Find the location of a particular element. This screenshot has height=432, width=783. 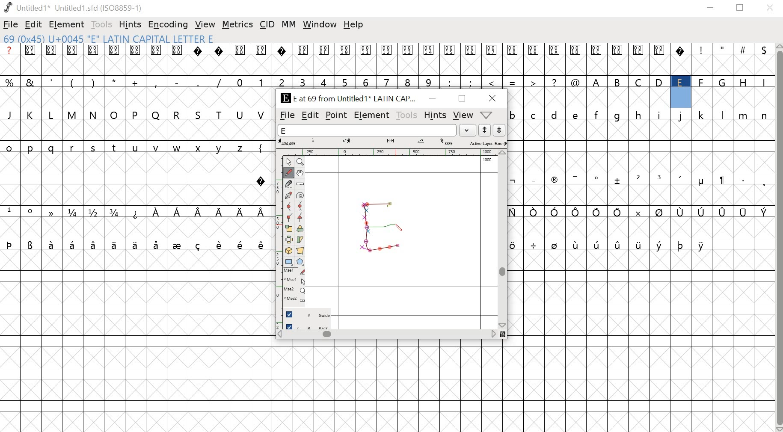

special character is located at coordinates (261, 180).